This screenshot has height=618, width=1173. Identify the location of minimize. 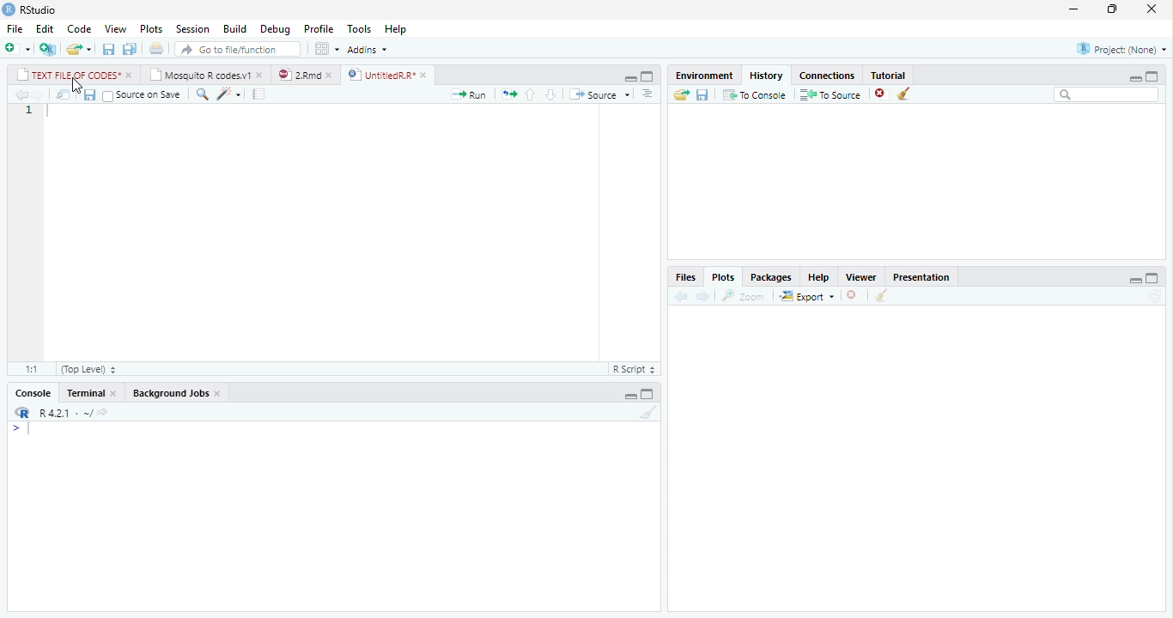
(630, 397).